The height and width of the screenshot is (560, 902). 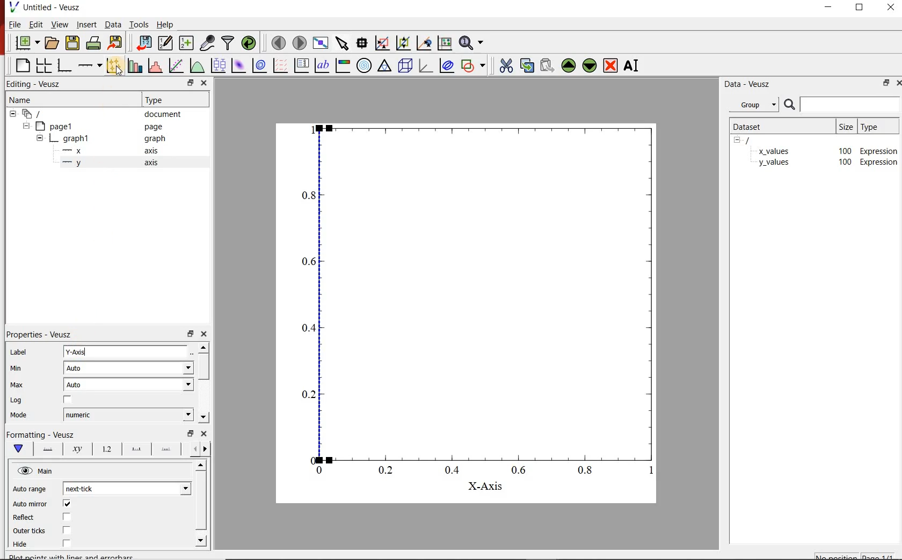 What do you see at coordinates (168, 449) in the screenshot?
I see `minor ticks` at bounding box center [168, 449].